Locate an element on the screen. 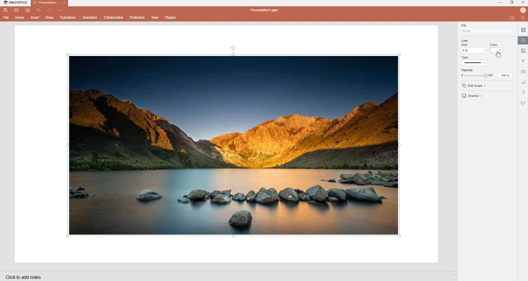 The width and height of the screenshot is (528, 281). Text art settings is located at coordinates (523, 92).